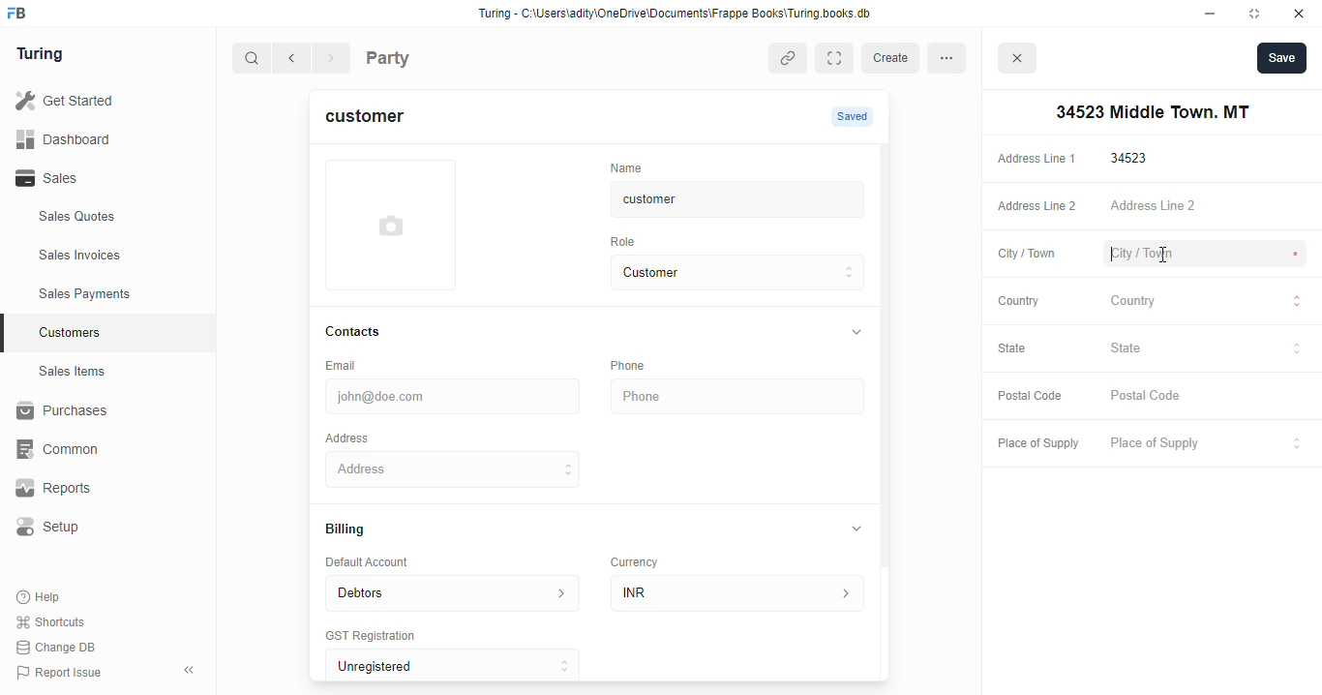 Image resolution: width=1322 pixels, height=695 pixels. What do you see at coordinates (372, 332) in the screenshot?
I see `Contacts` at bounding box center [372, 332].